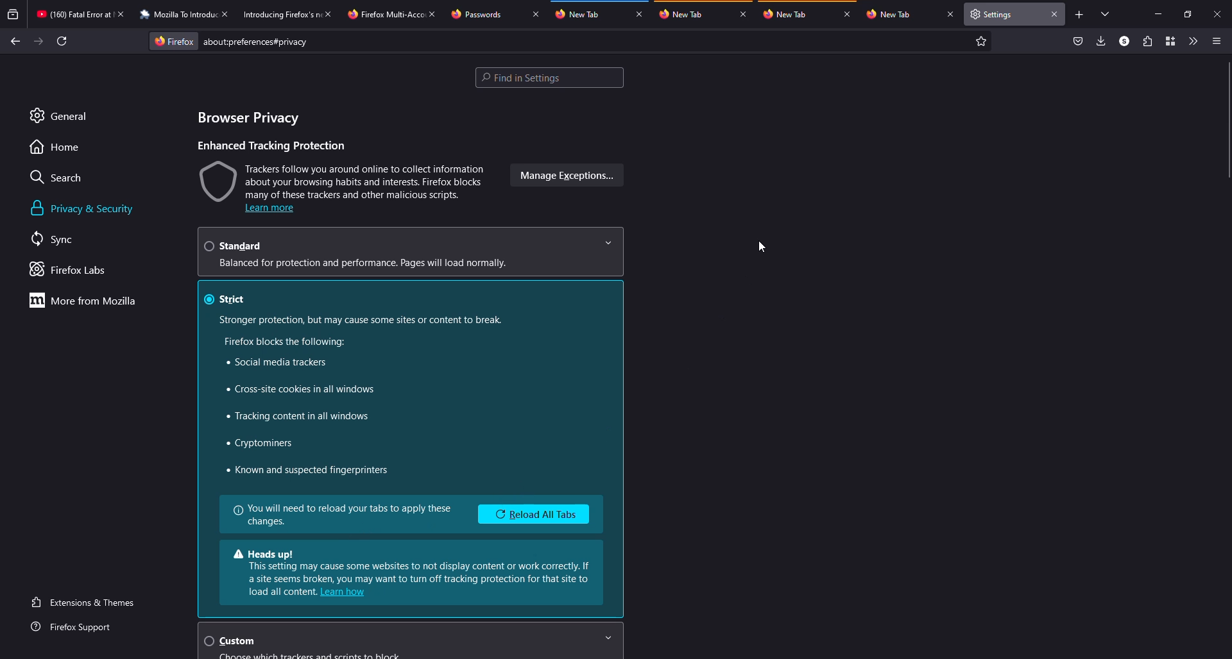 Image resolution: width=1232 pixels, height=659 pixels. What do you see at coordinates (762, 247) in the screenshot?
I see `cursor` at bounding box center [762, 247].